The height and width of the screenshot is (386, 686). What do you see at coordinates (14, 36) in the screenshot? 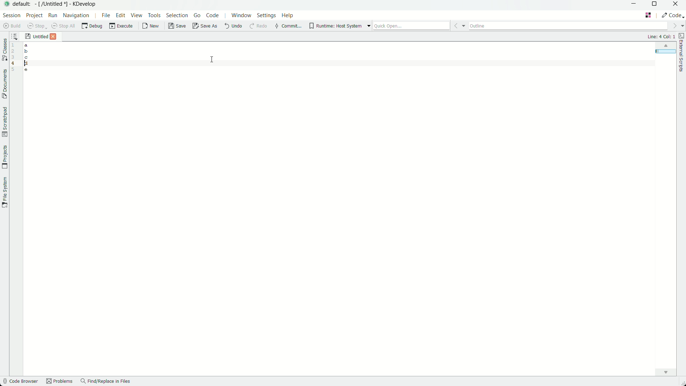
I see `sort the opened documents` at bounding box center [14, 36].